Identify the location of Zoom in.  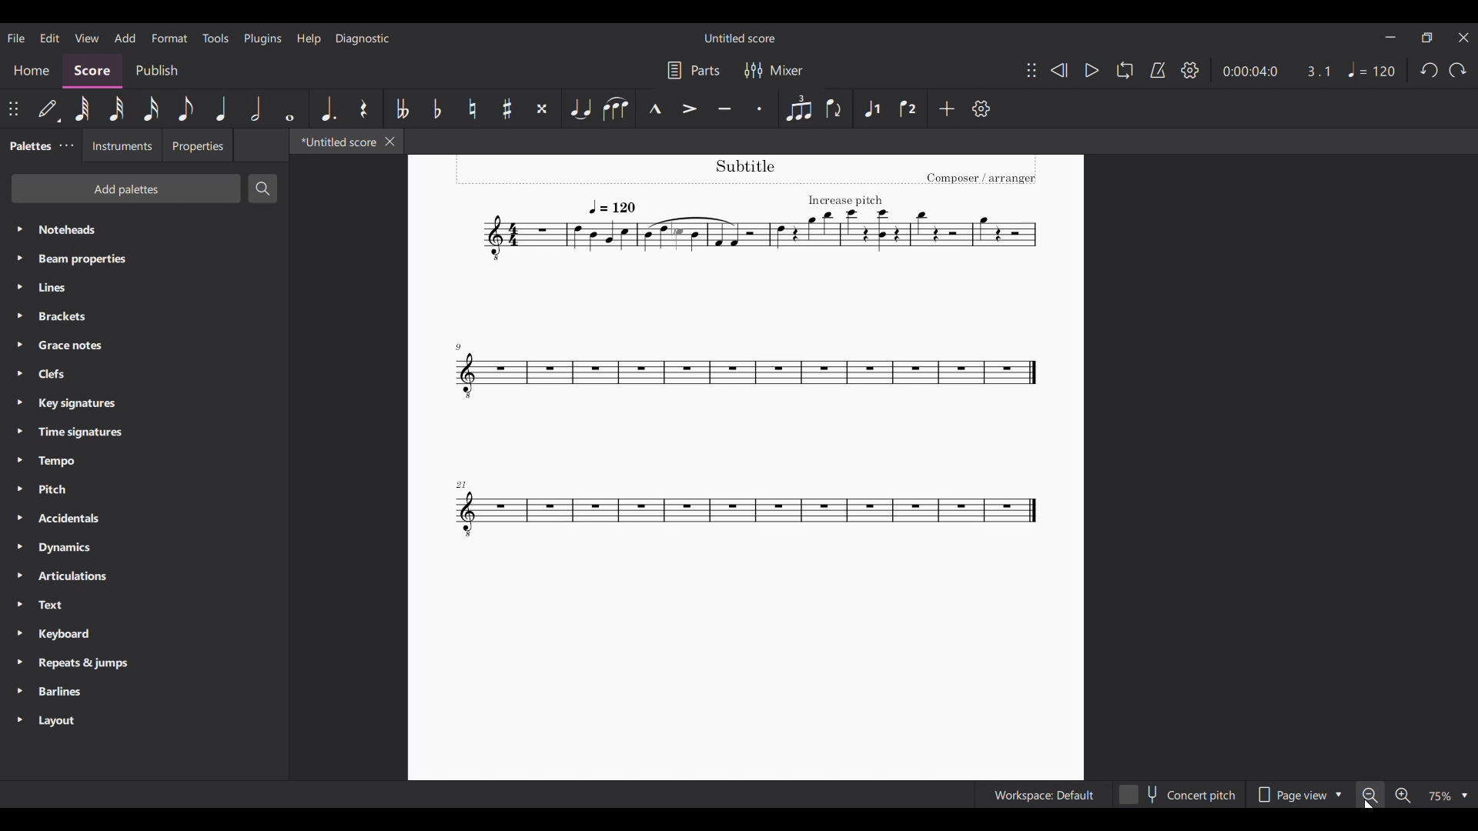
(1403, 795).